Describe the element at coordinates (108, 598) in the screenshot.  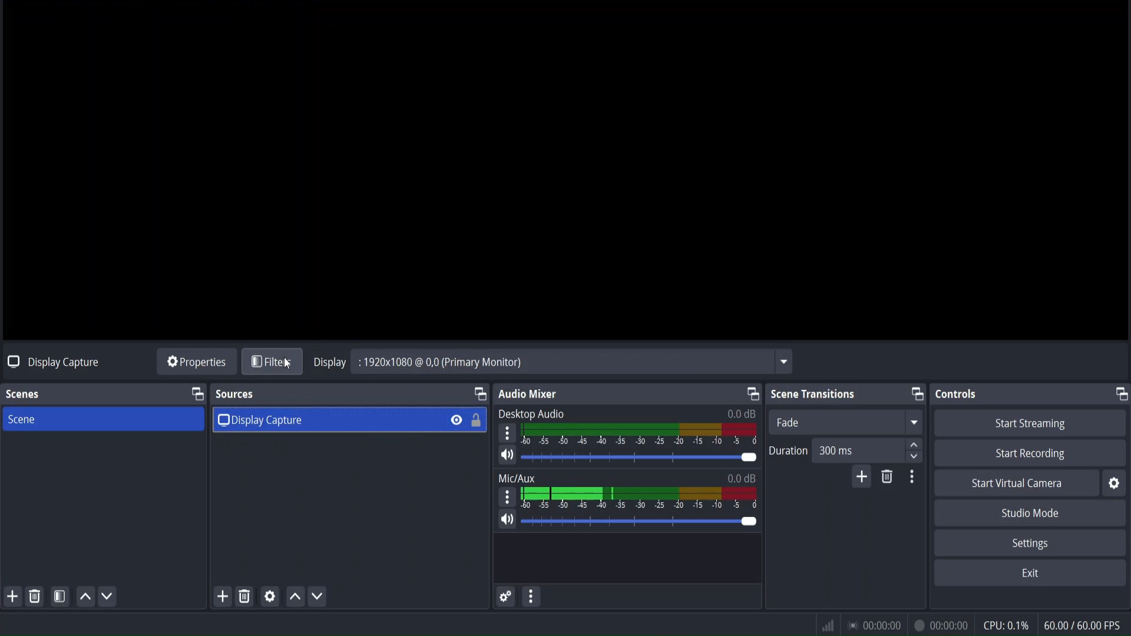
I see `move scene down` at that location.